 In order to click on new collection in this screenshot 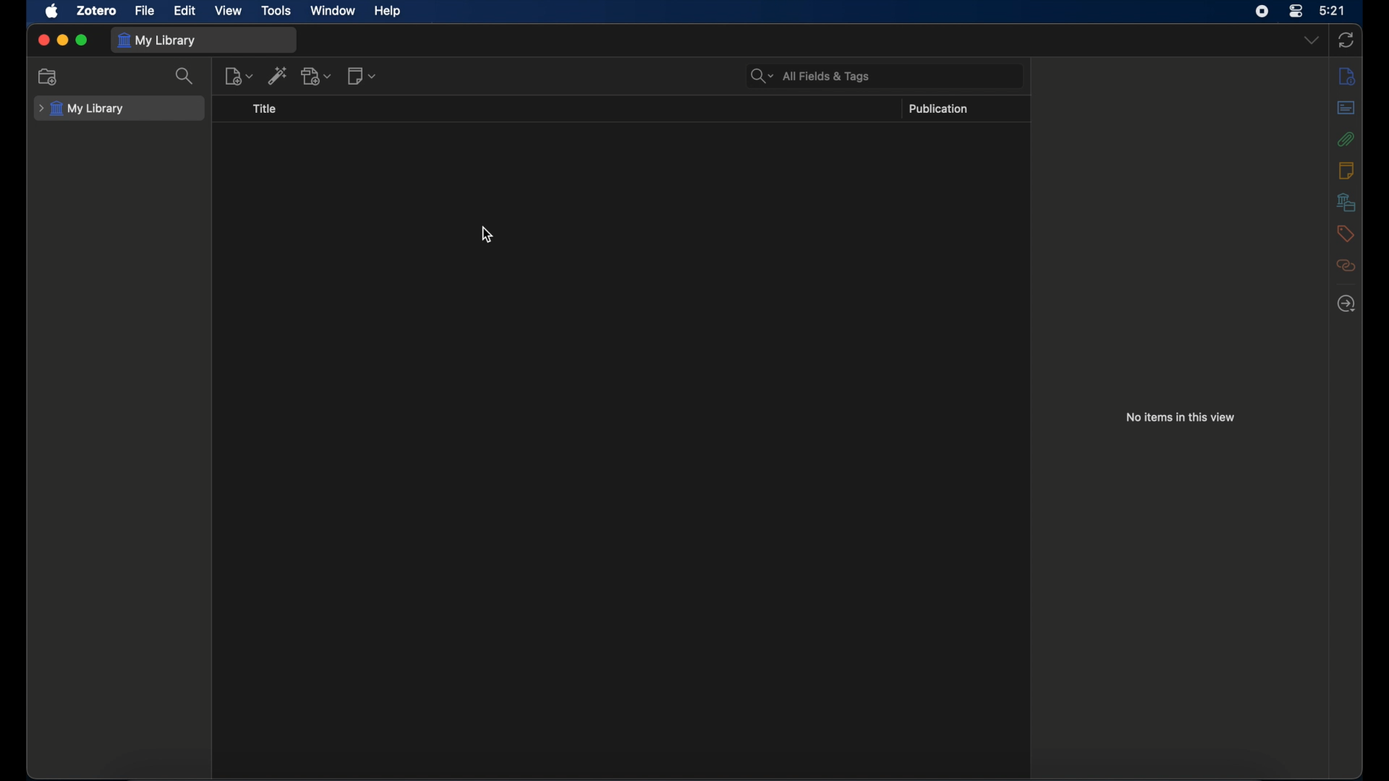, I will do `click(48, 76)`.